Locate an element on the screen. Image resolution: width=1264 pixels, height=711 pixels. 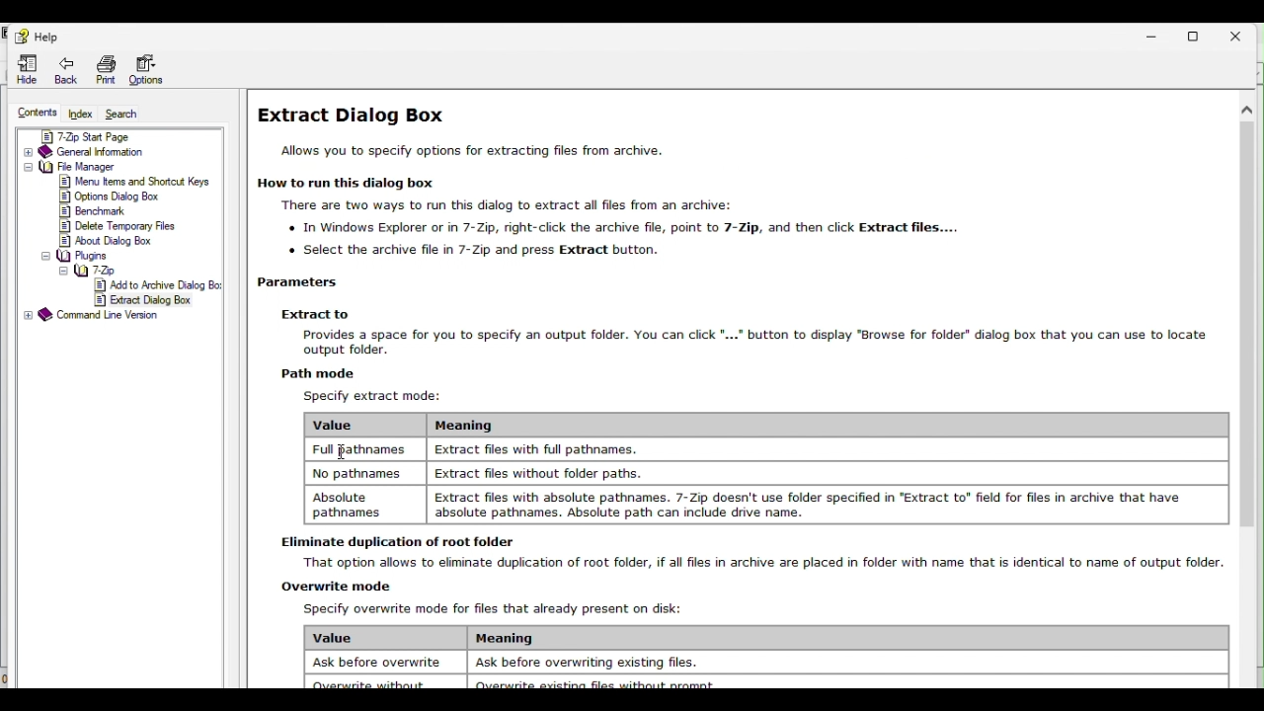
that option is located at coordinates (753, 564).